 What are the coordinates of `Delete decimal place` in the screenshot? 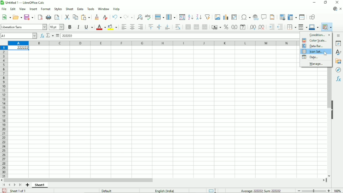 It's located at (262, 27).